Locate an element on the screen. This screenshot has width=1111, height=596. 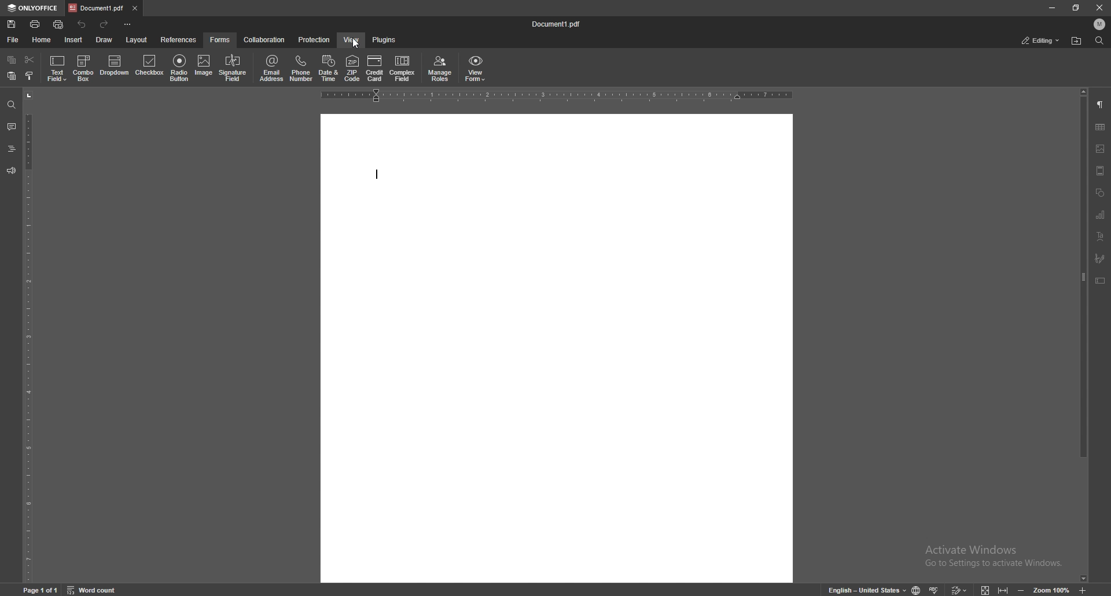
dropdown is located at coordinates (115, 65).